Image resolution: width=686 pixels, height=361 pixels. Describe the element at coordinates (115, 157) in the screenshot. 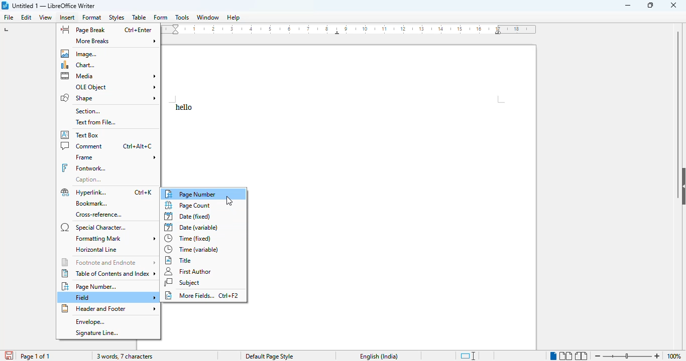

I see `frame` at that location.